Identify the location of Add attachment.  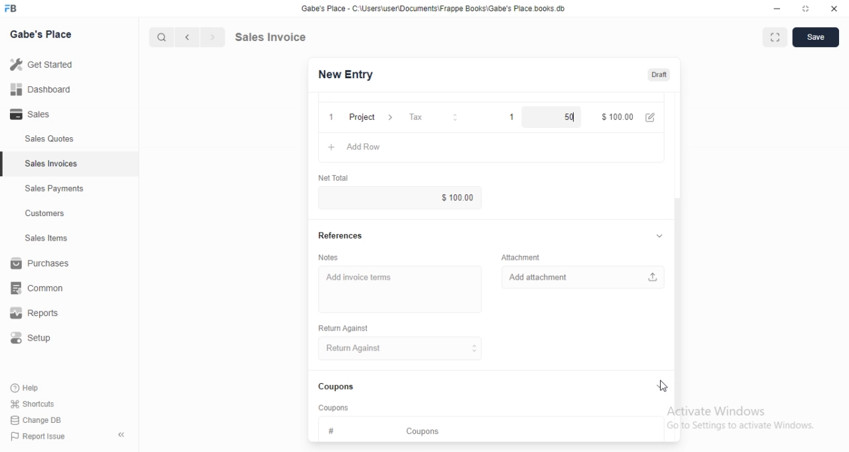
(583, 278).